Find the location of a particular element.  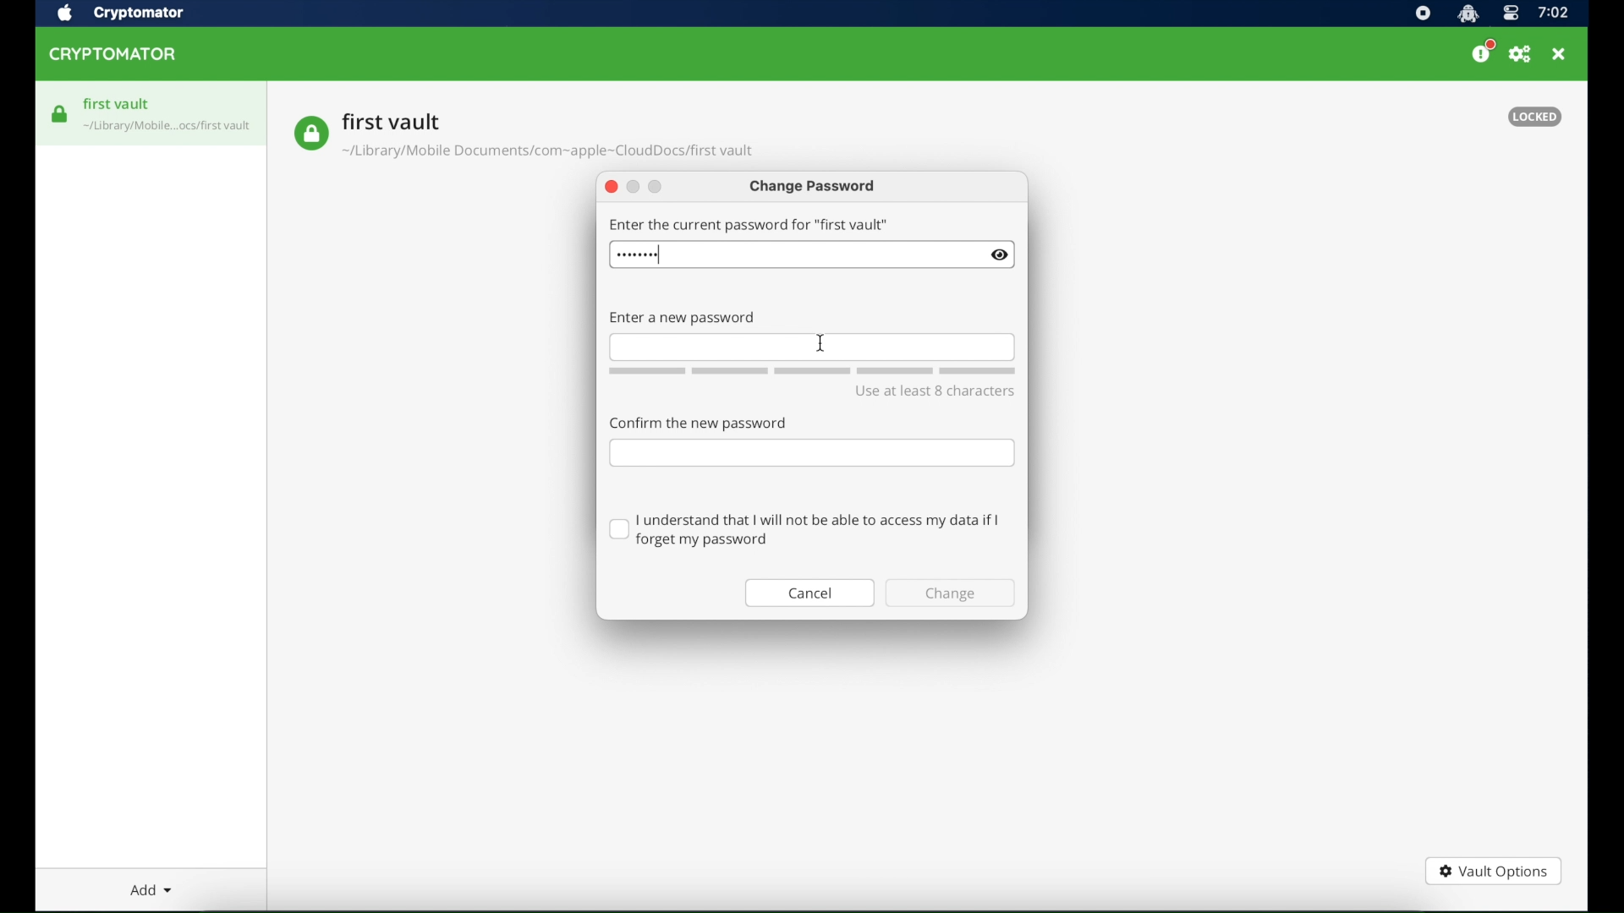

enter the current password for first vault is located at coordinates (749, 224).